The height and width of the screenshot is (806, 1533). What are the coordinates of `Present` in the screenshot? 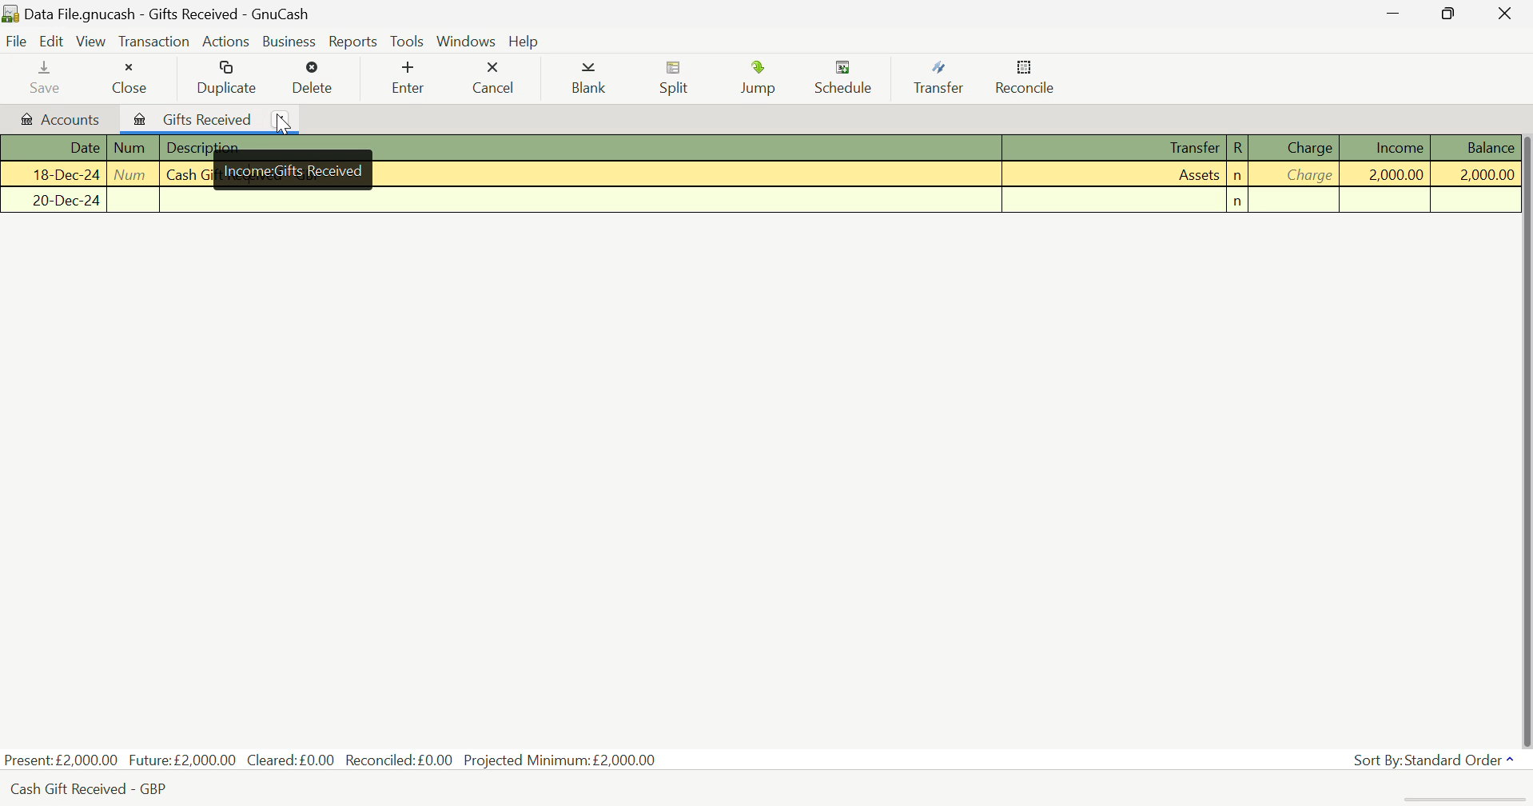 It's located at (62, 760).